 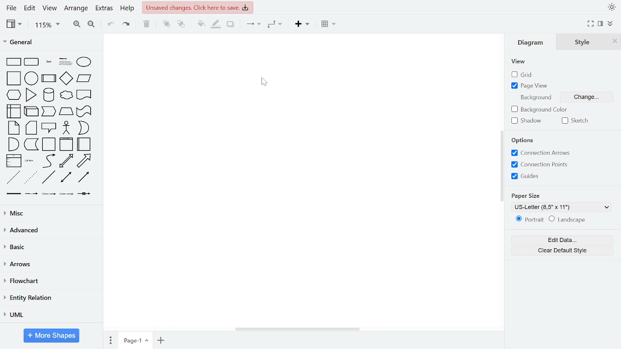 What do you see at coordinates (32, 144) in the screenshot?
I see `data storage` at bounding box center [32, 144].